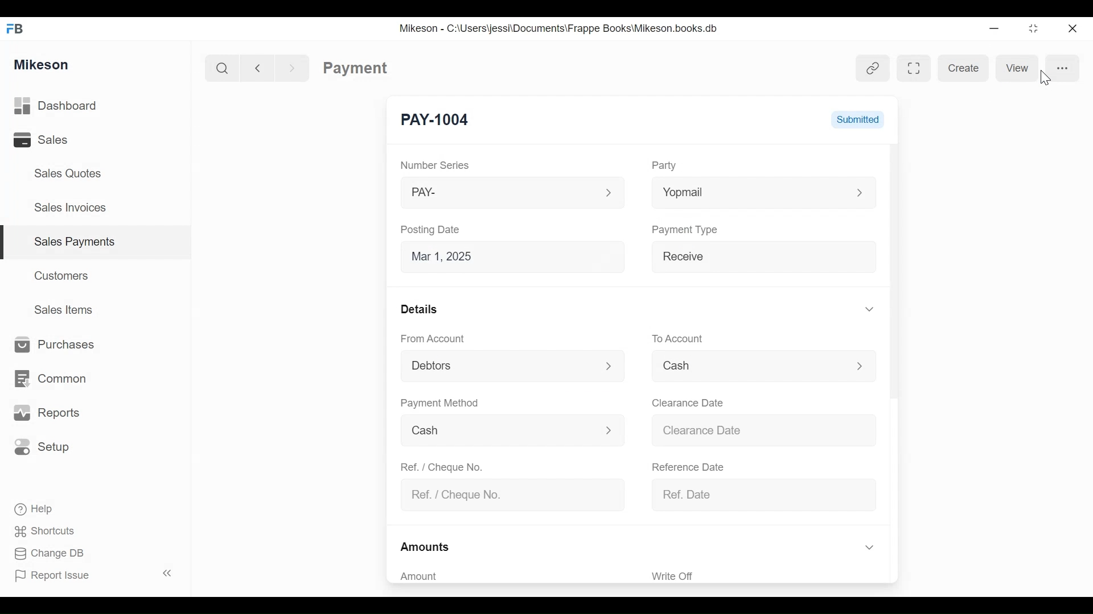 This screenshot has width=1093, height=614. I want to click on View, so click(1016, 68).